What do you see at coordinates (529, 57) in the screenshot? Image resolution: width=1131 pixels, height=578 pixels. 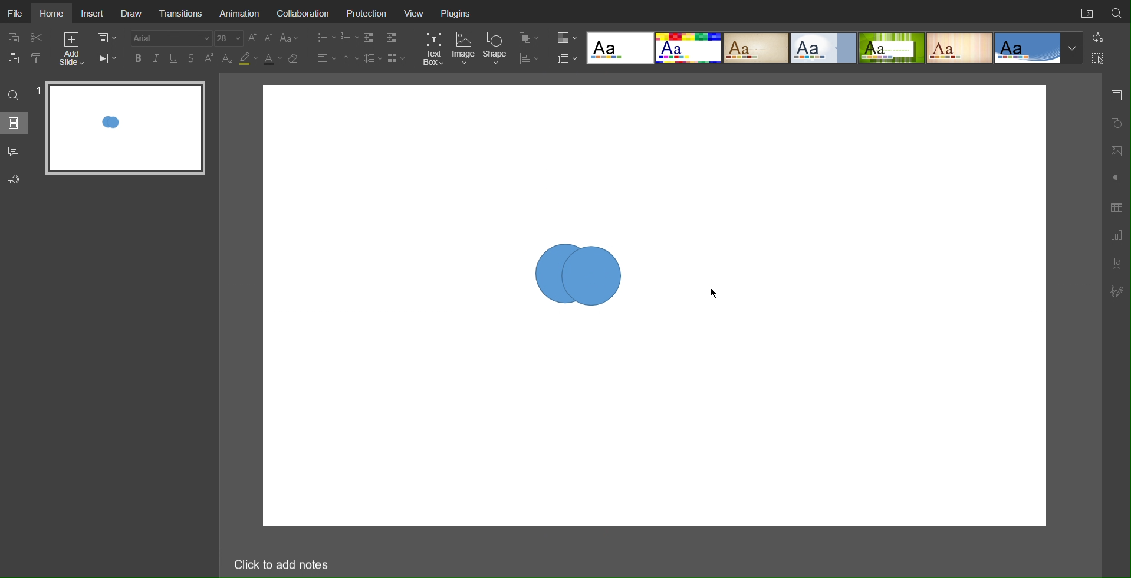 I see `Distribution` at bounding box center [529, 57].